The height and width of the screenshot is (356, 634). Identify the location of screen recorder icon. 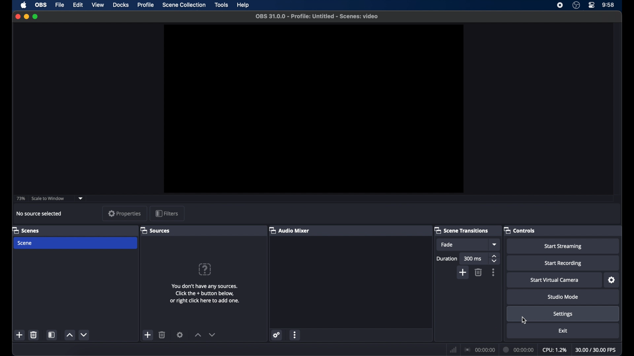
(560, 5).